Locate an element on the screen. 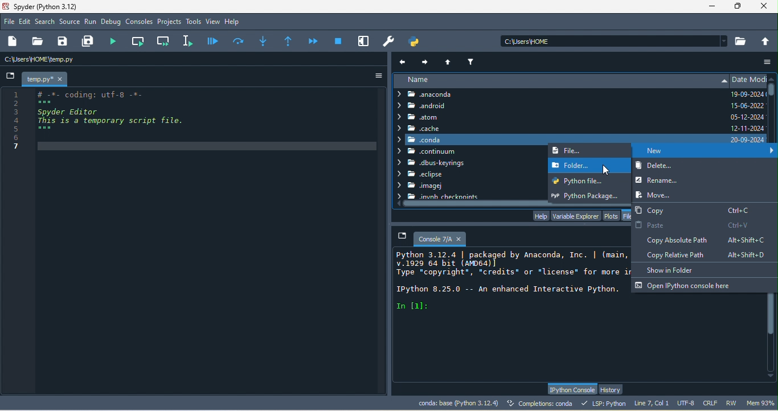 The width and height of the screenshot is (778, 411). current line is located at coordinates (190, 40).